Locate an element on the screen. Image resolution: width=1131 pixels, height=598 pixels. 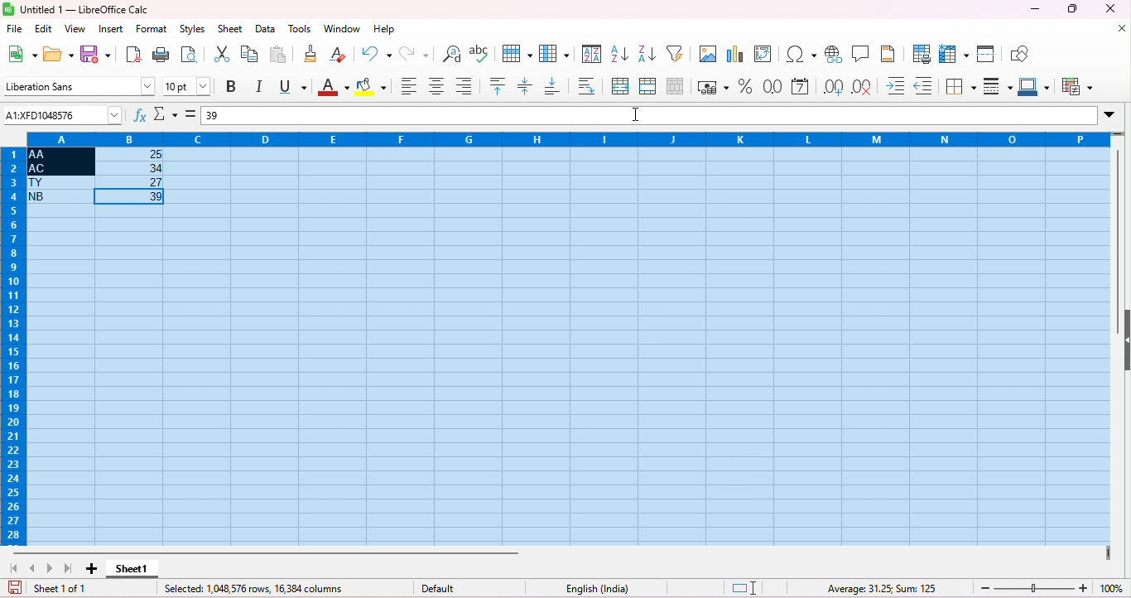
border is located at coordinates (960, 87).